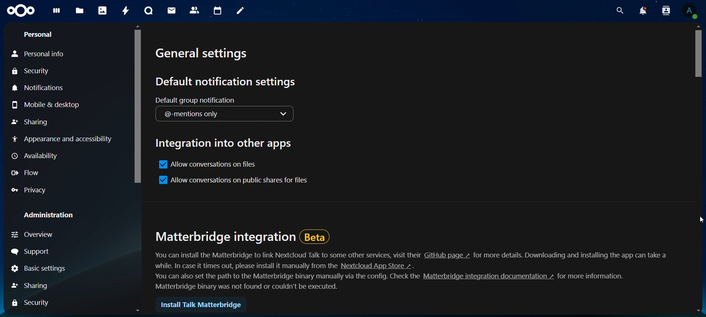 Image resolution: width=706 pixels, height=317 pixels. I want to click on allow conversations on public shares for files, so click(232, 181).